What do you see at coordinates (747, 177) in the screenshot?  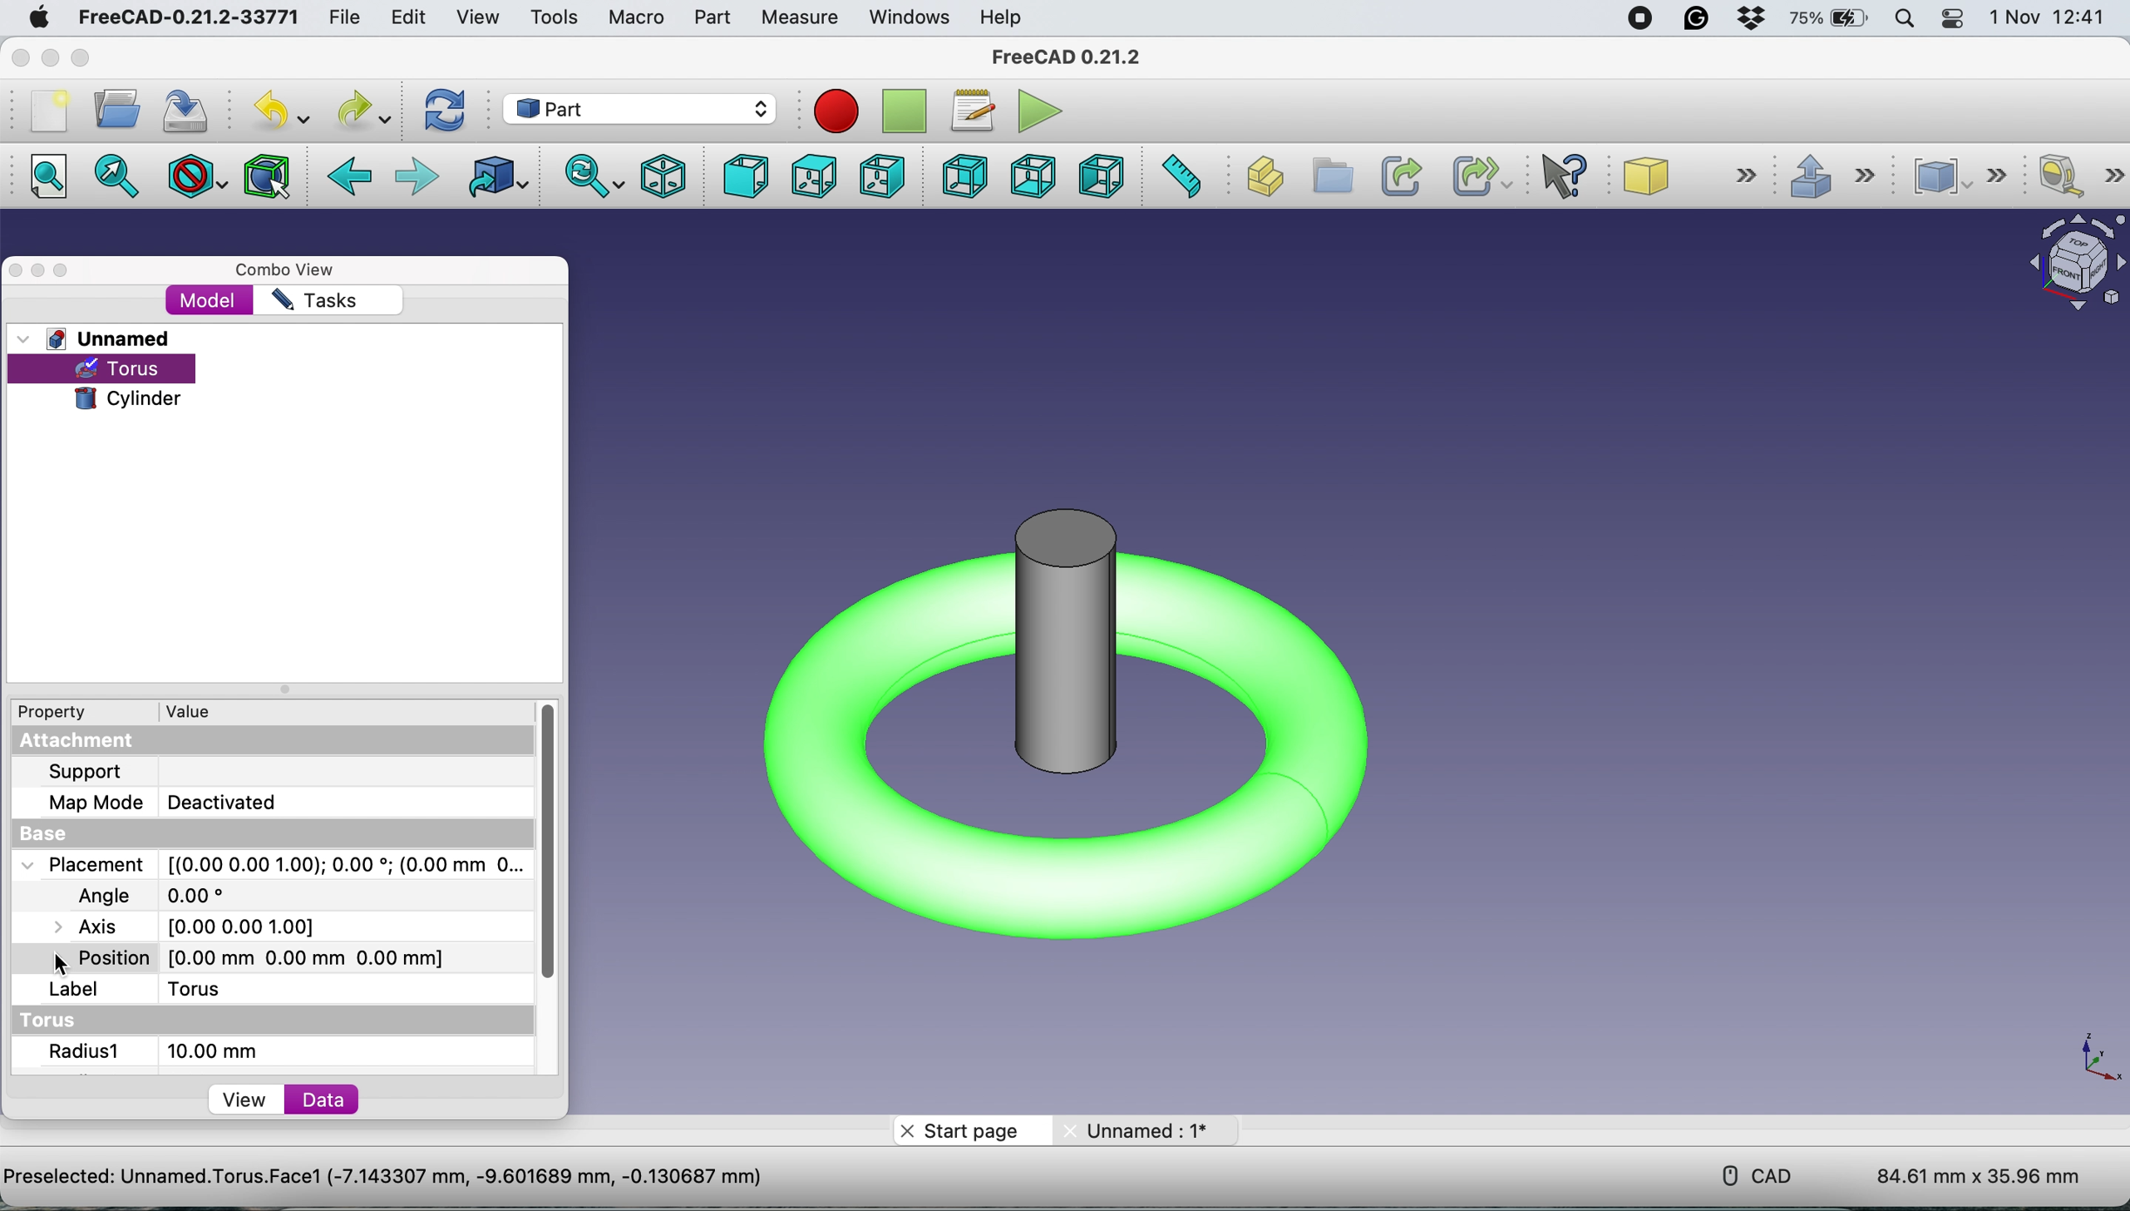 I see `front` at bounding box center [747, 177].